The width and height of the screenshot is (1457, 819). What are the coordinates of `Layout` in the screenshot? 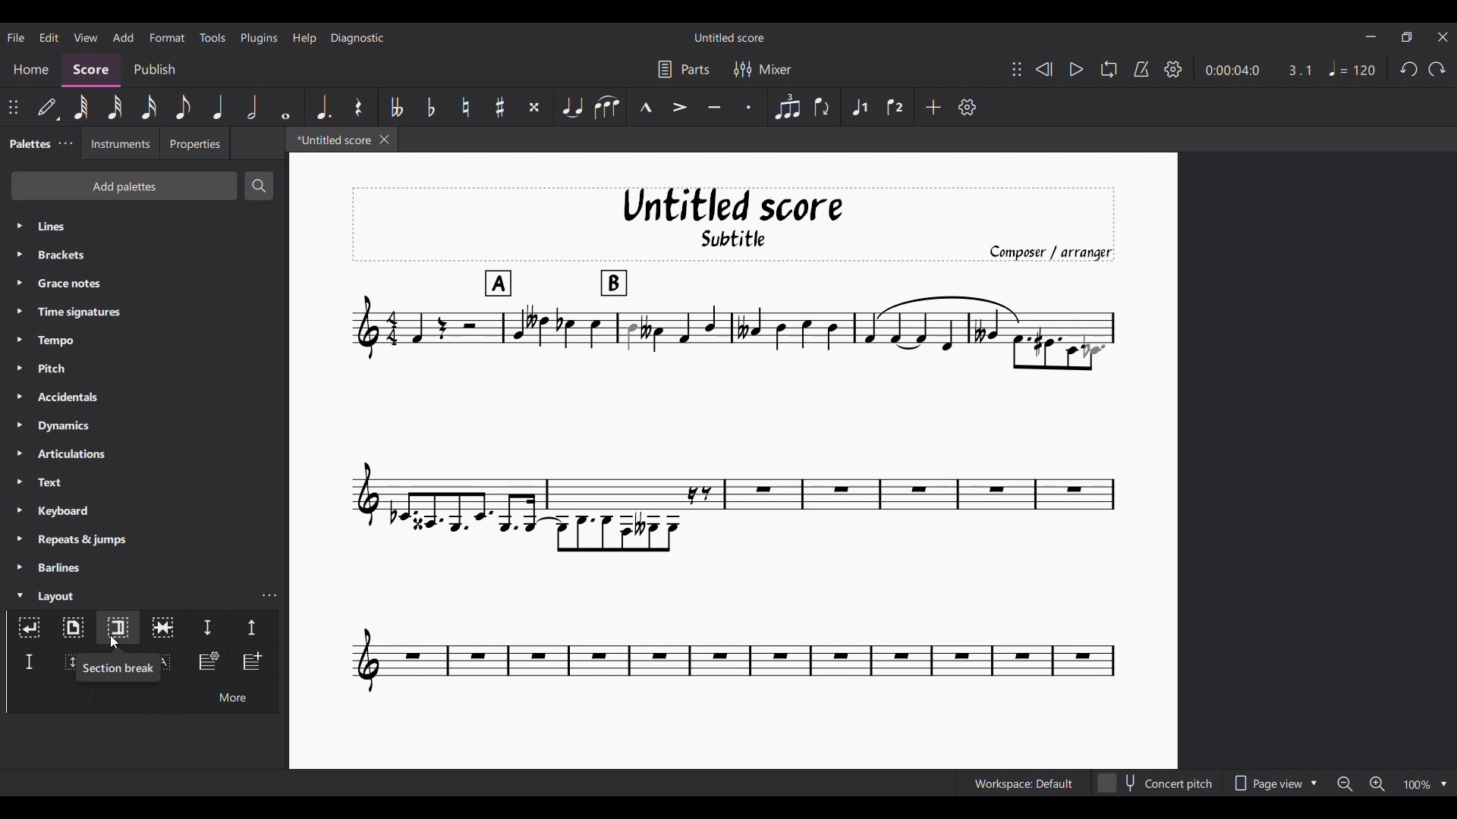 It's located at (129, 595).